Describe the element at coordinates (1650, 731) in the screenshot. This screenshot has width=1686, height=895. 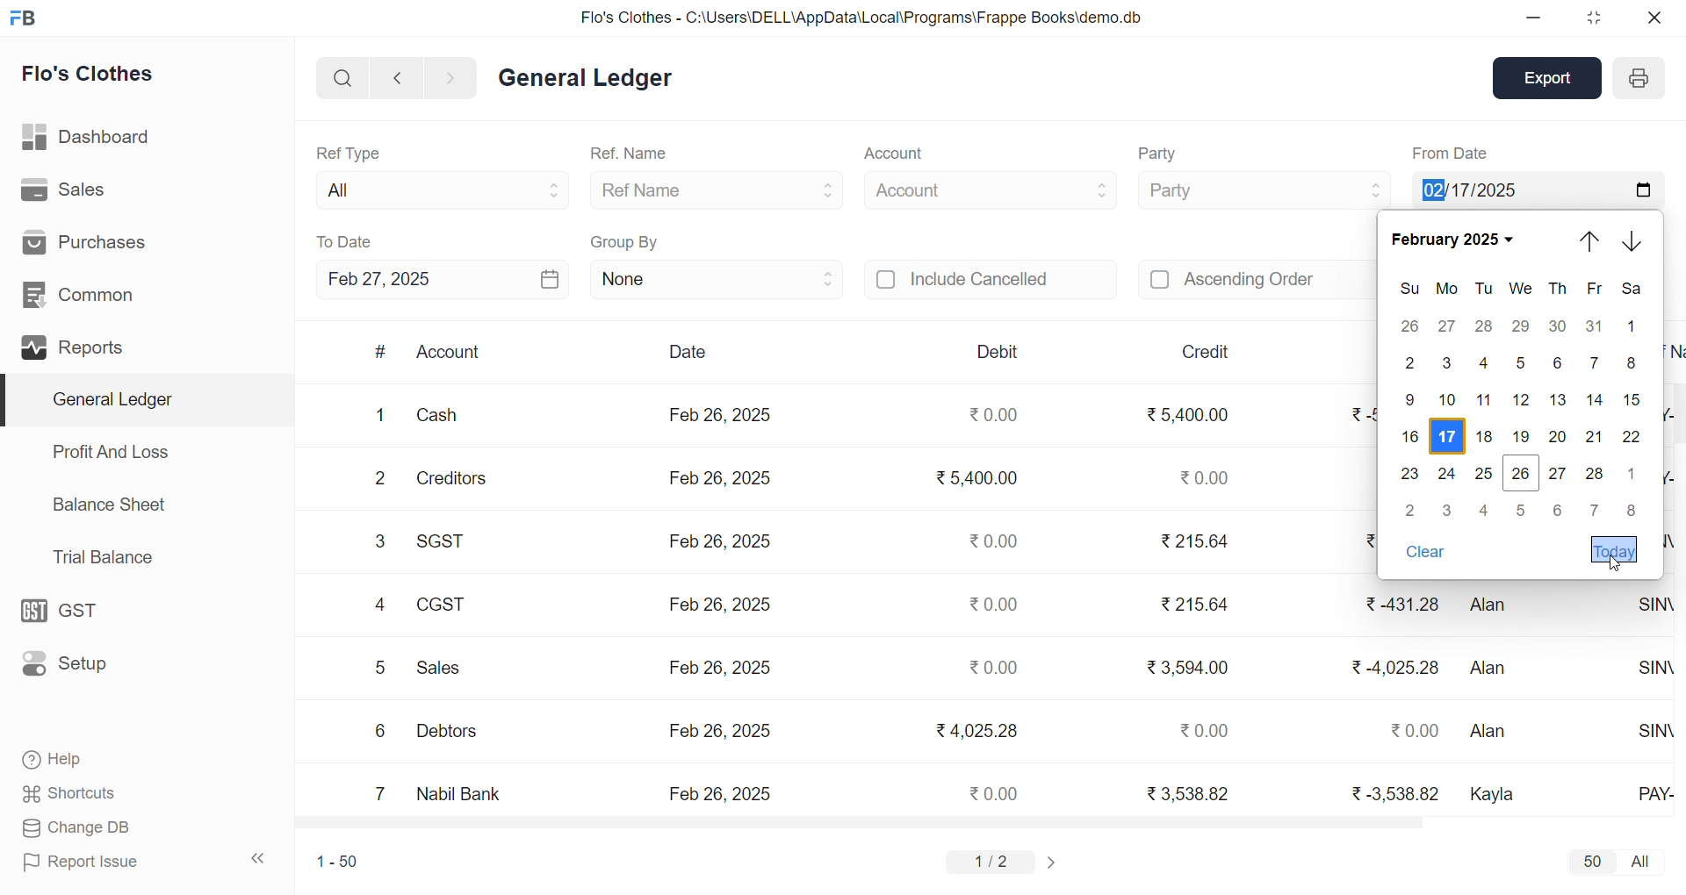
I see `SINV-` at that location.